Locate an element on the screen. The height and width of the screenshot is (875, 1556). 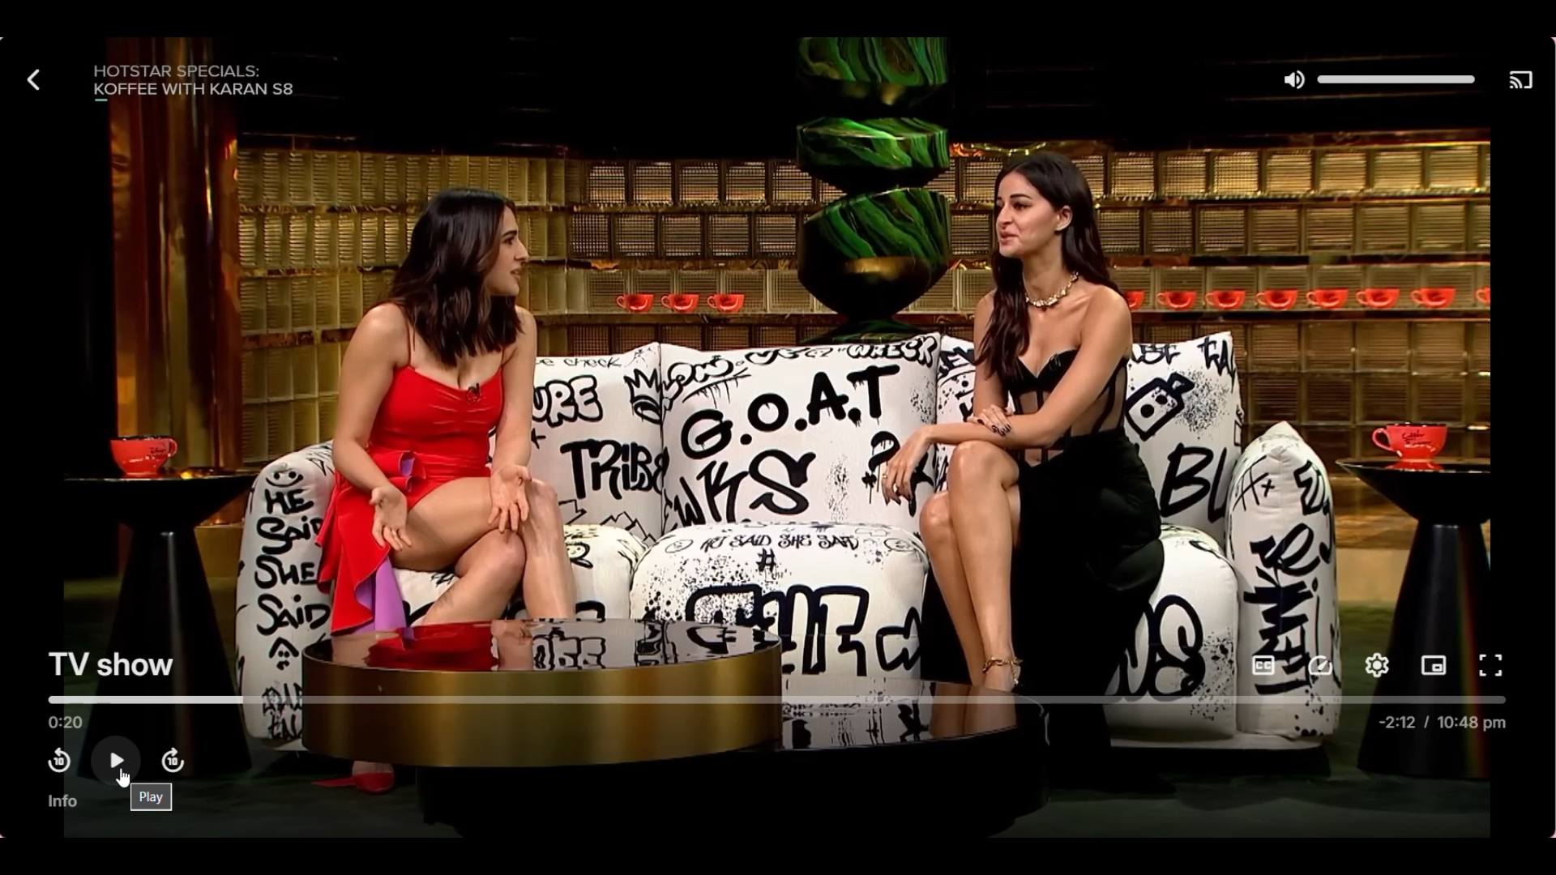
Settings is located at coordinates (1376, 665).